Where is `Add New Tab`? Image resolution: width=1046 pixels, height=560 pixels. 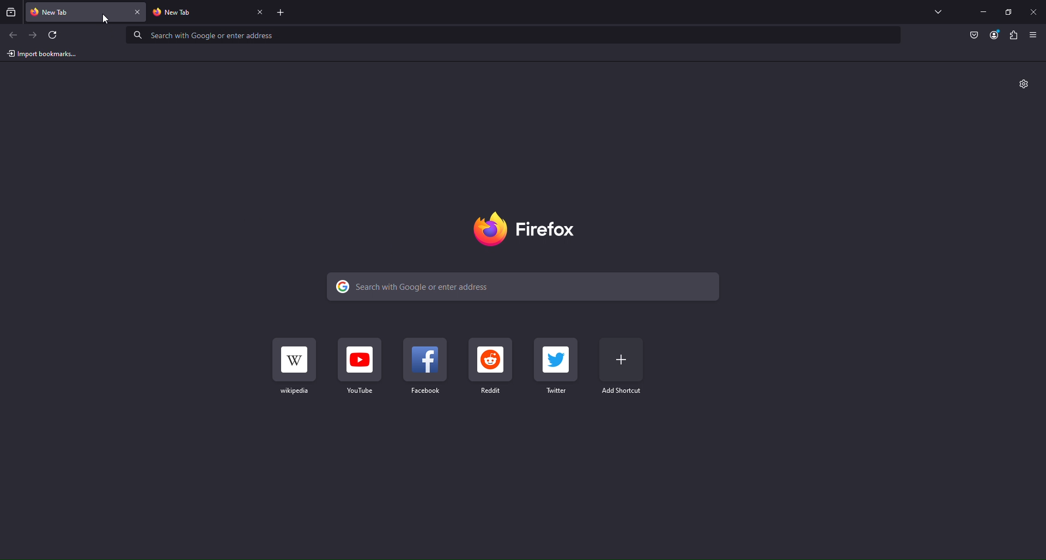 Add New Tab is located at coordinates (283, 11).